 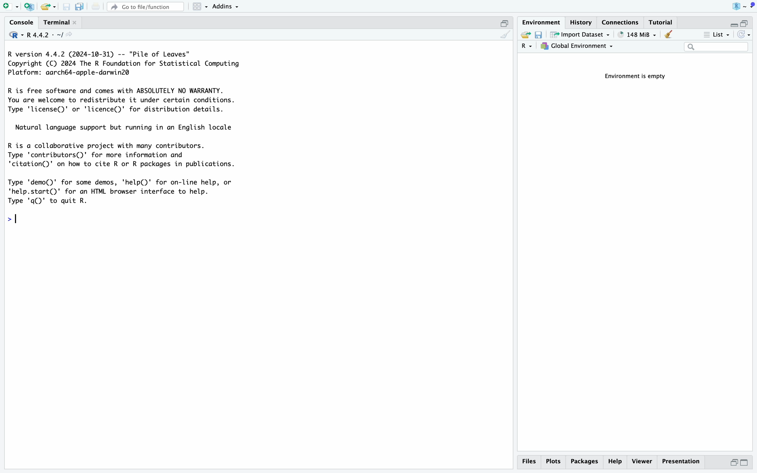 What do you see at coordinates (6, 217) in the screenshot?
I see `prompt cursor` at bounding box center [6, 217].